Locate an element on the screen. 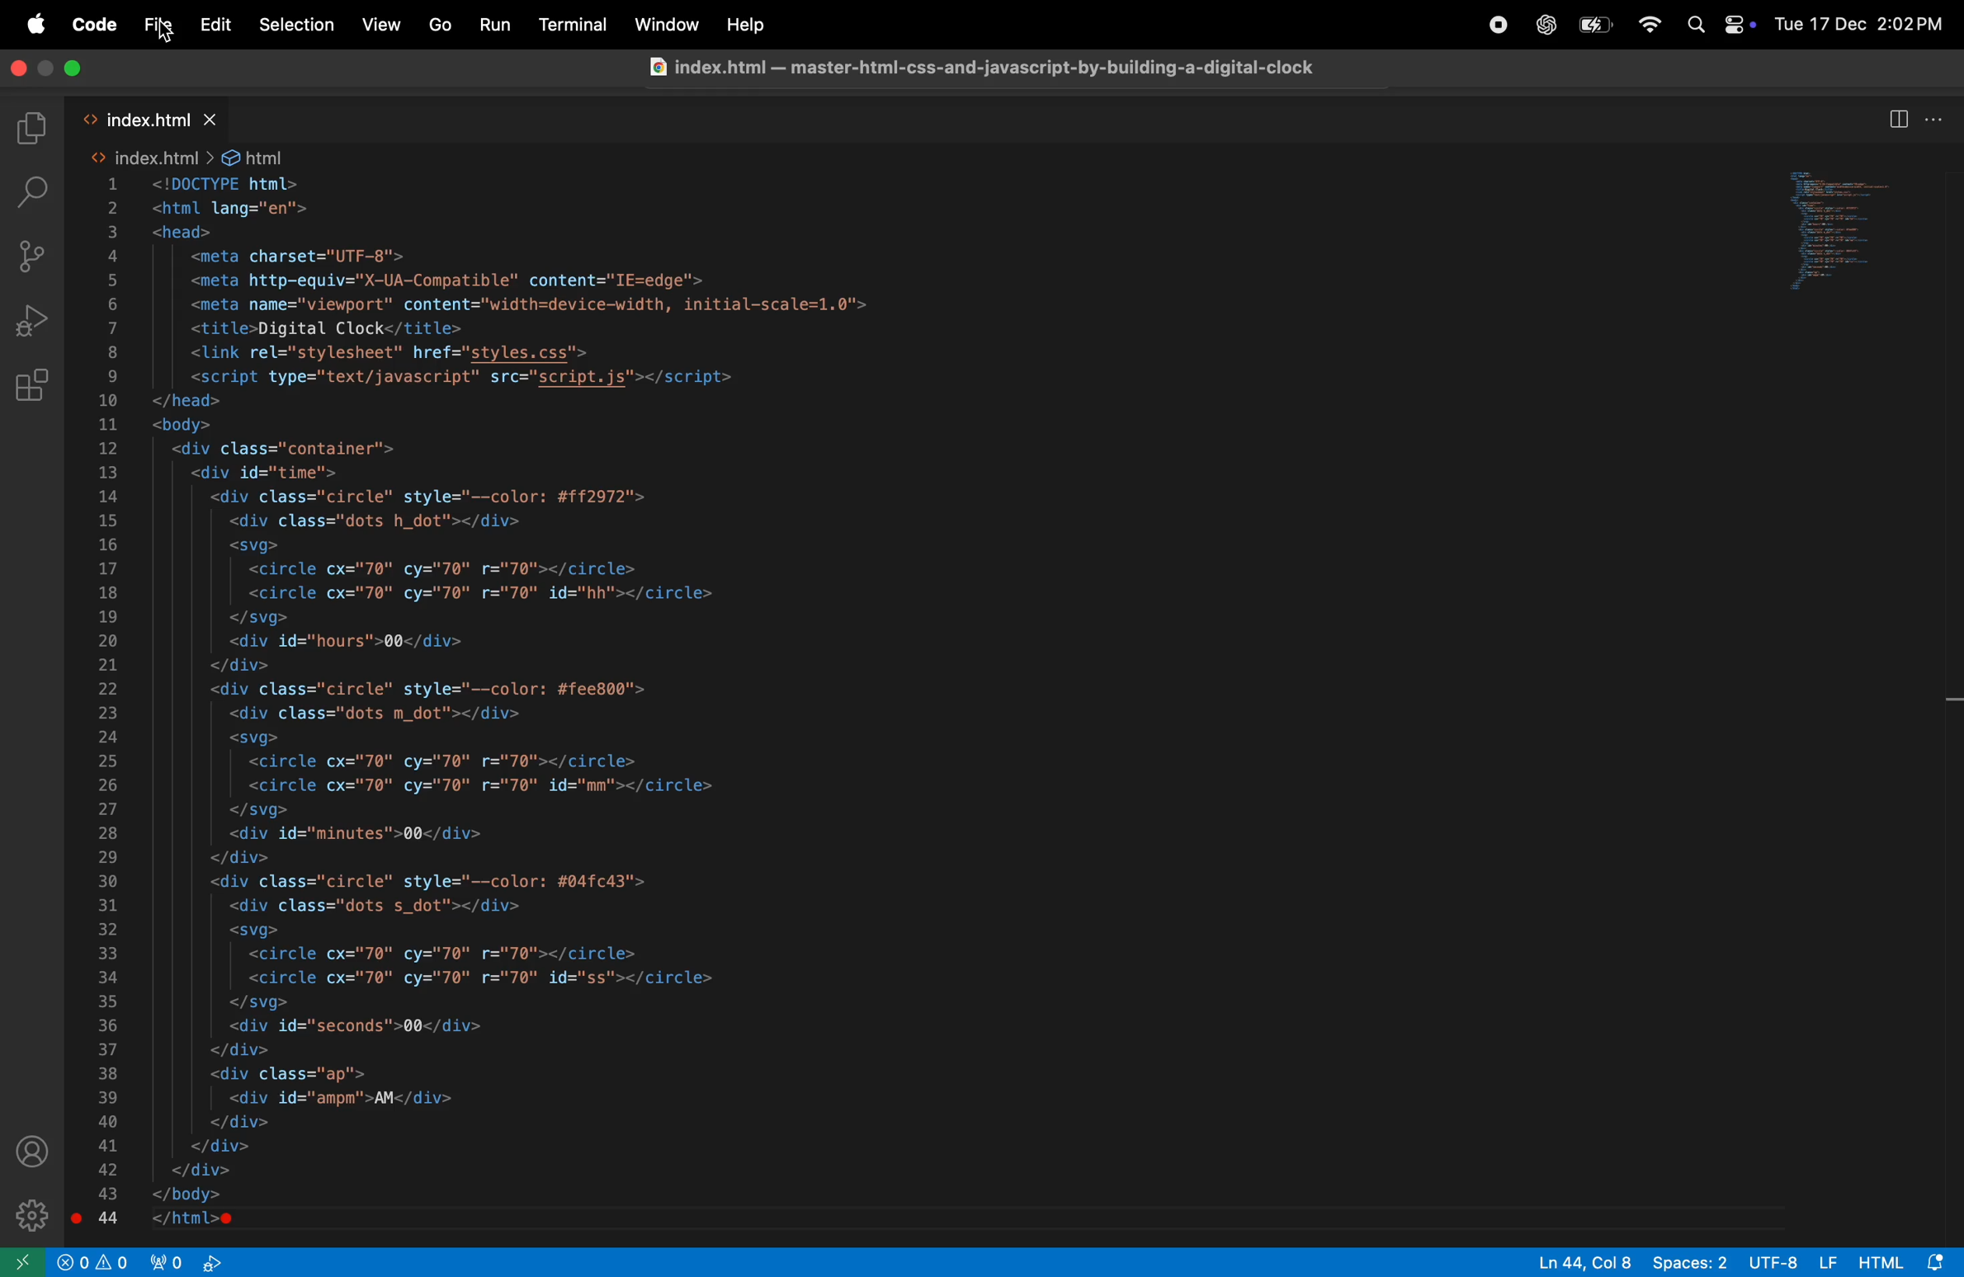 This screenshot has height=1277, width=1964. code window is located at coordinates (1834, 234).